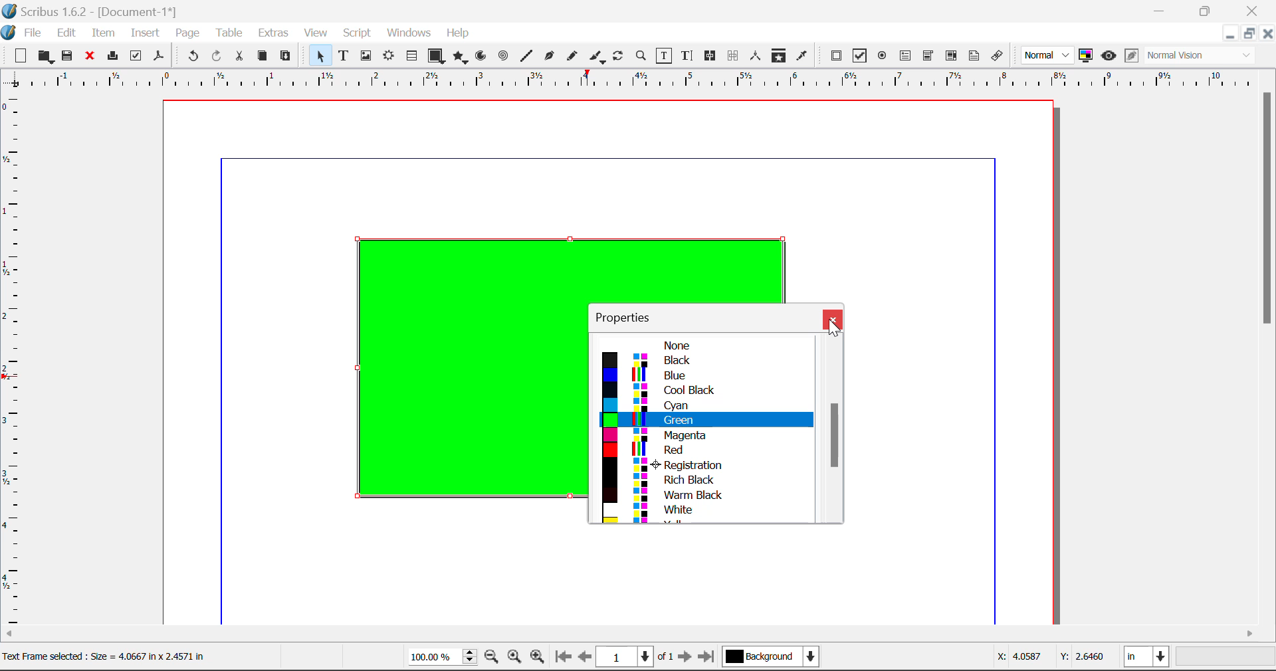 The width and height of the screenshot is (1276, 671). Describe the element at coordinates (1268, 355) in the screenshot. I see `Scroll Bar` at that location.